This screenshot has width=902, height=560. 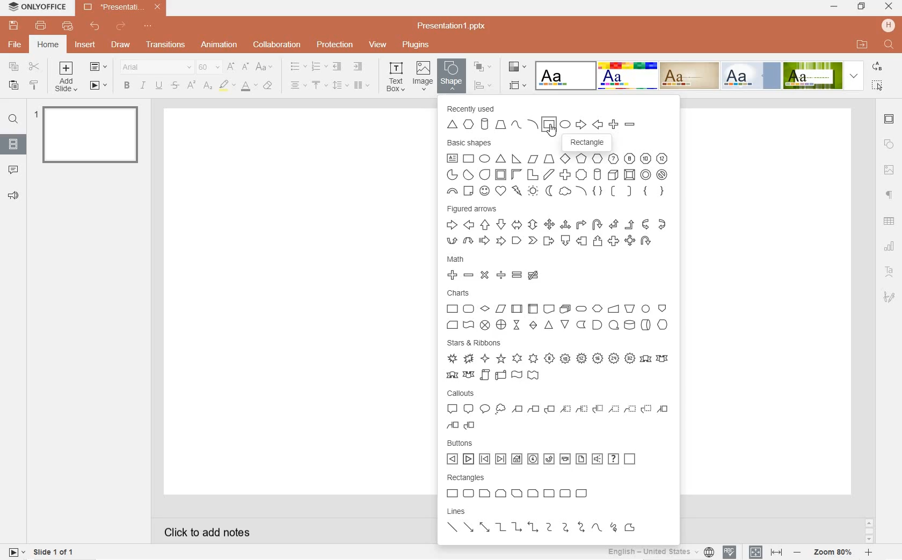 I want to click on Double Brace, so click(x=598, y=191).